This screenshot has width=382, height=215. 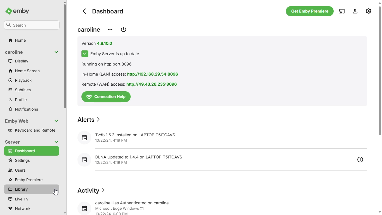 What do you see at coordinates (55, 192) in the screenshot?
I see `cursor` at bounding box center [55, 192].